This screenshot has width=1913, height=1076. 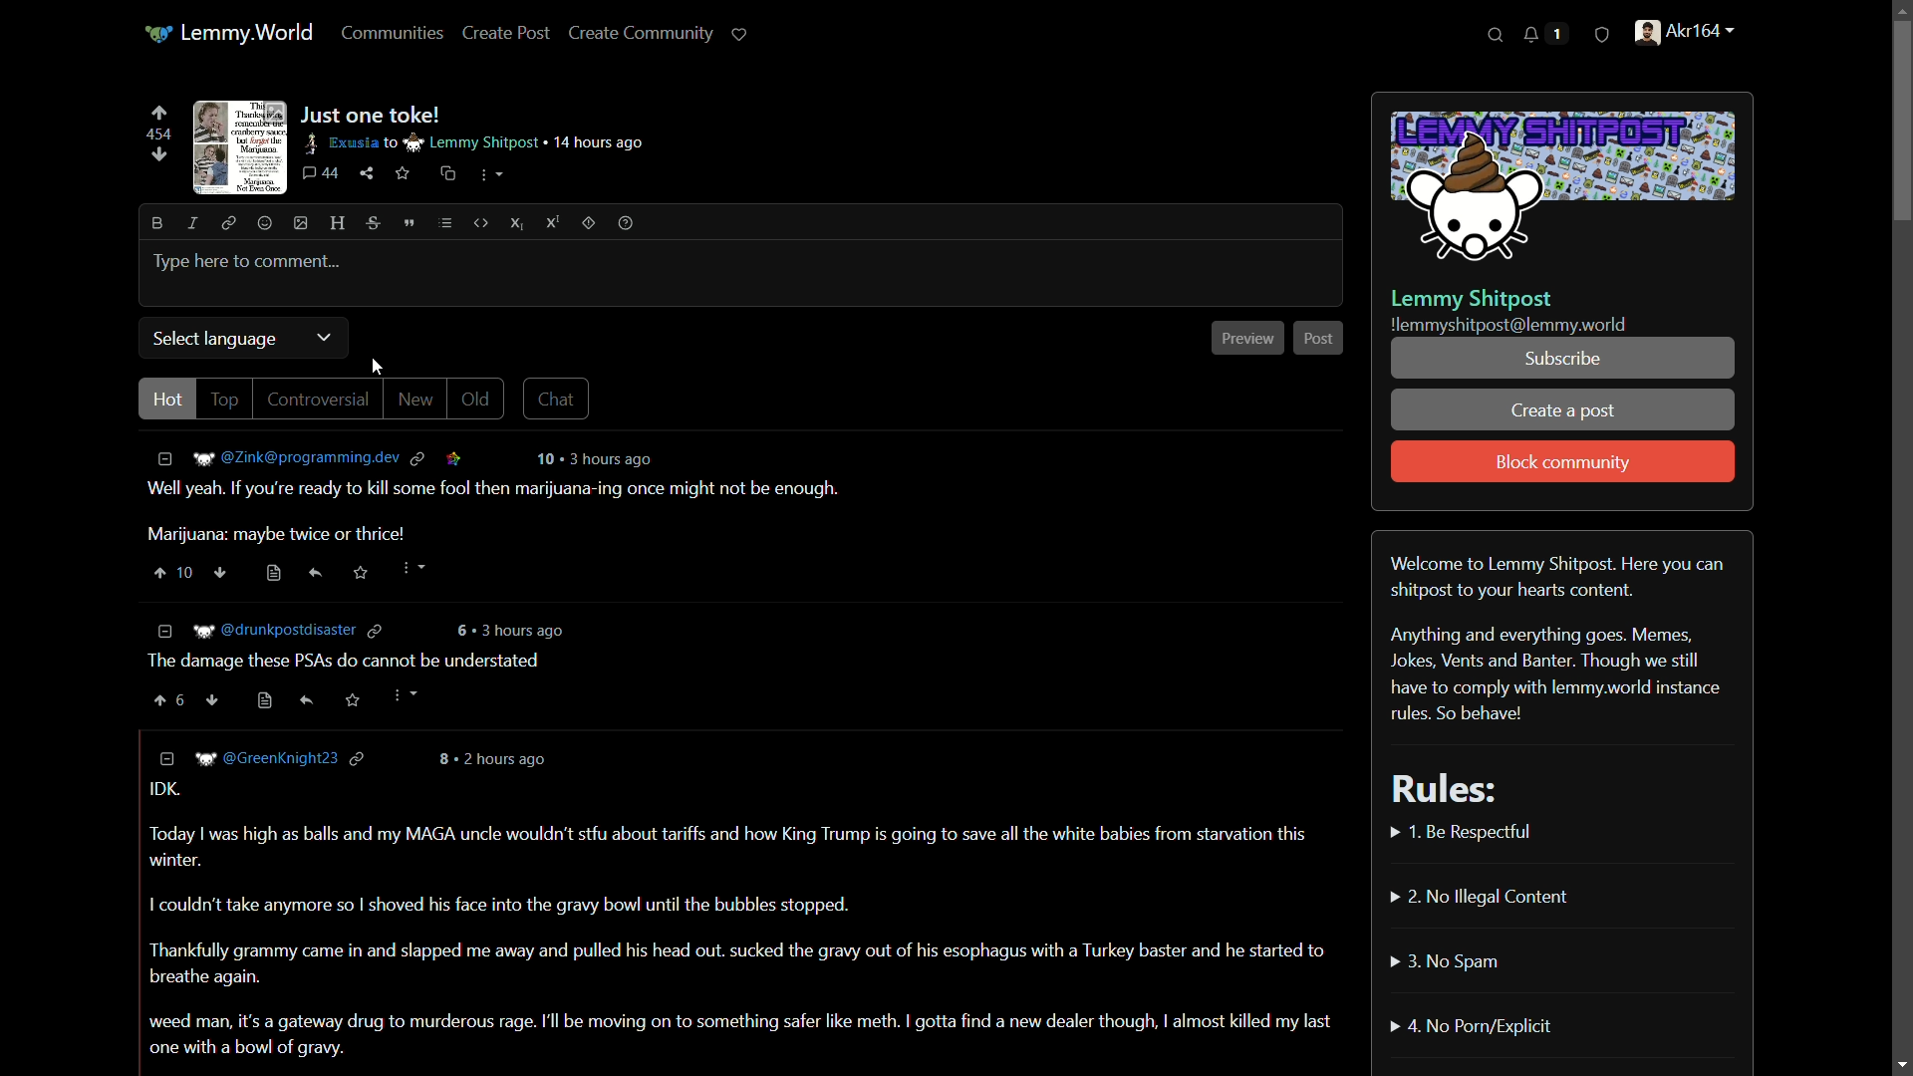 What do you see at coordinates (170, 402) in the screenshot?
I see `hot` at bounding box center [170, 402].